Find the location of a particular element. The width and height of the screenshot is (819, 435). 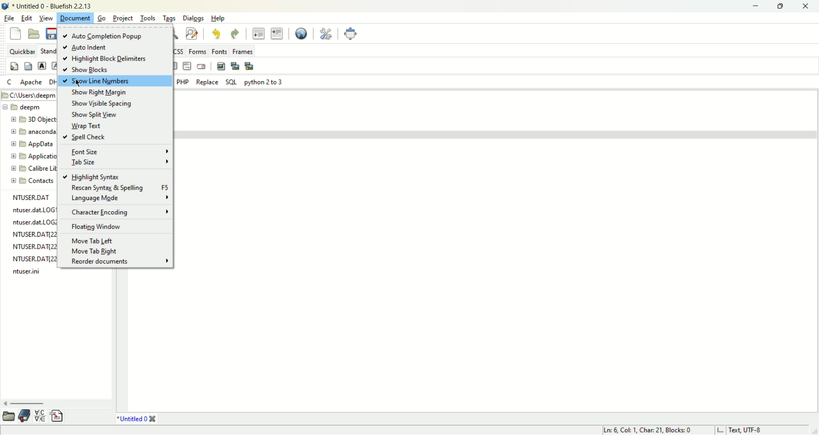

font size is located at coordinates (120, 152).